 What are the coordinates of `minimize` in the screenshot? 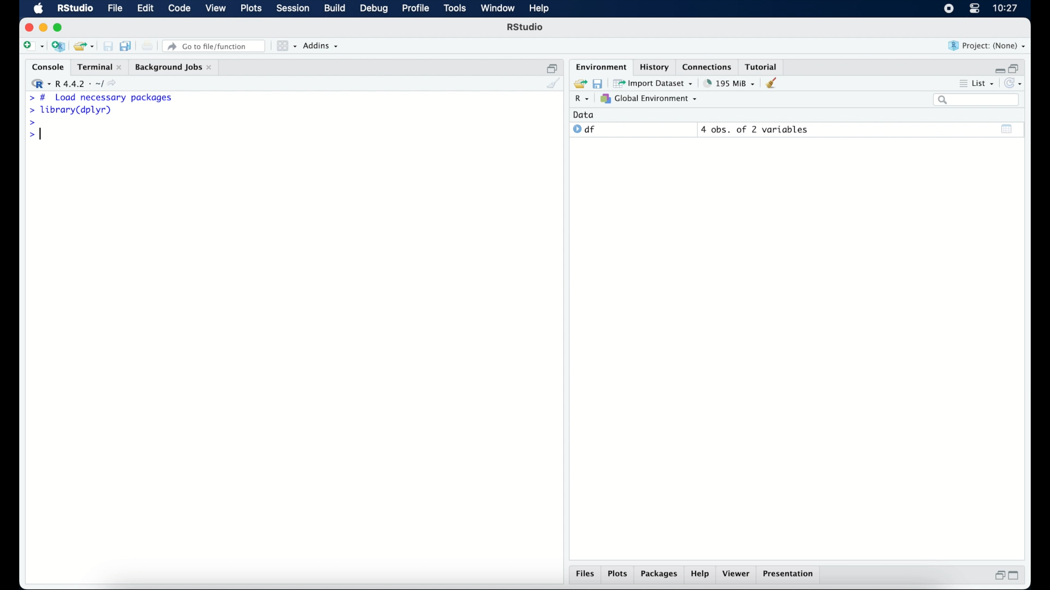 It's located at (998, 68).